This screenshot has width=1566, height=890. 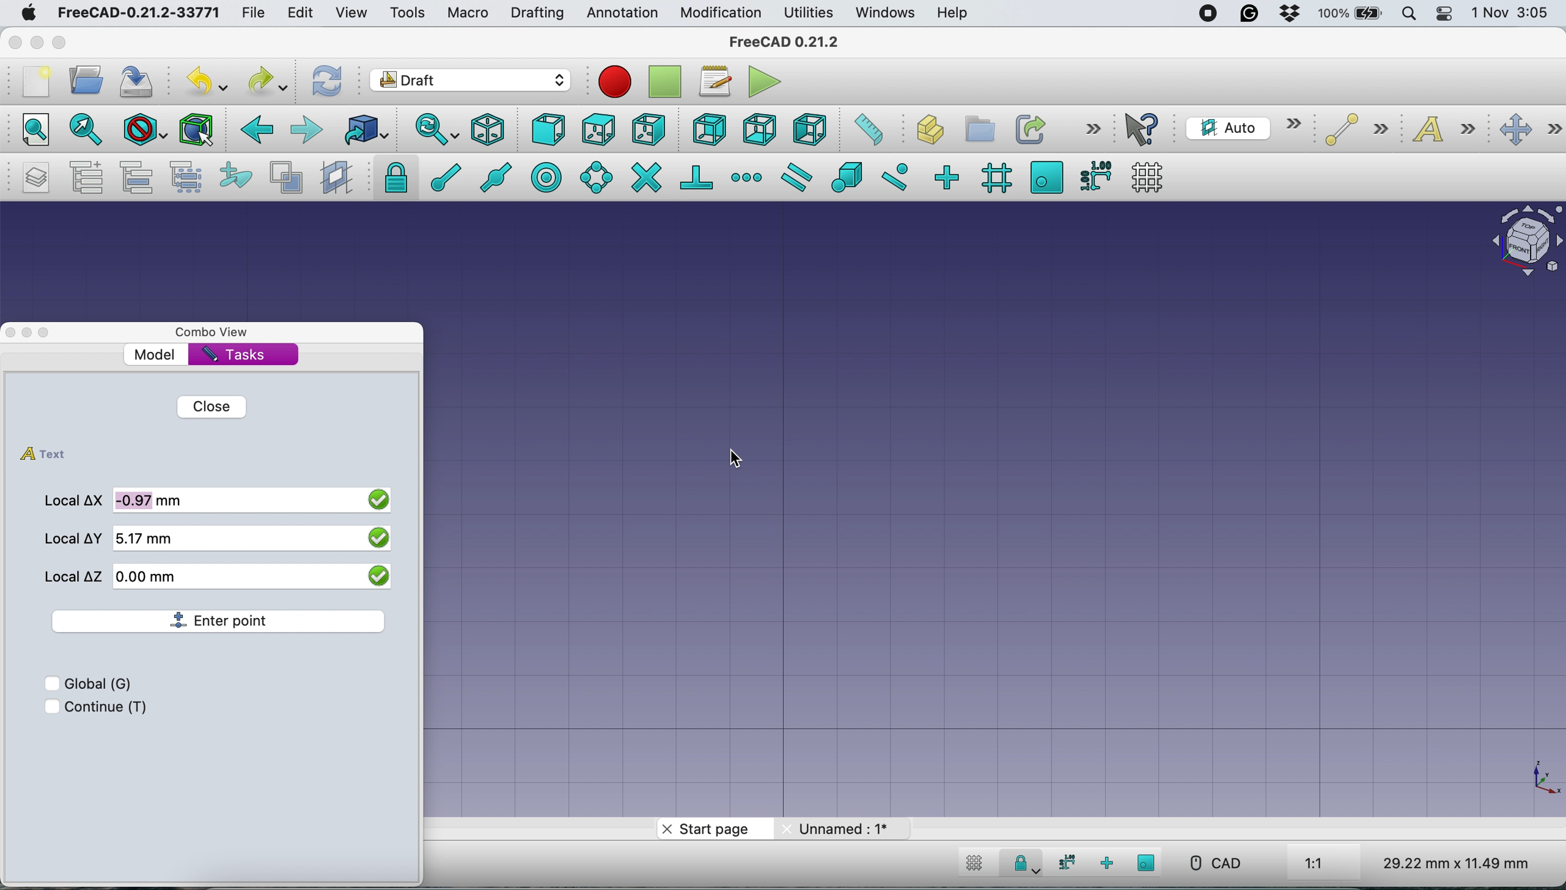 I want to click on snap near, so click(x=893, y=178).